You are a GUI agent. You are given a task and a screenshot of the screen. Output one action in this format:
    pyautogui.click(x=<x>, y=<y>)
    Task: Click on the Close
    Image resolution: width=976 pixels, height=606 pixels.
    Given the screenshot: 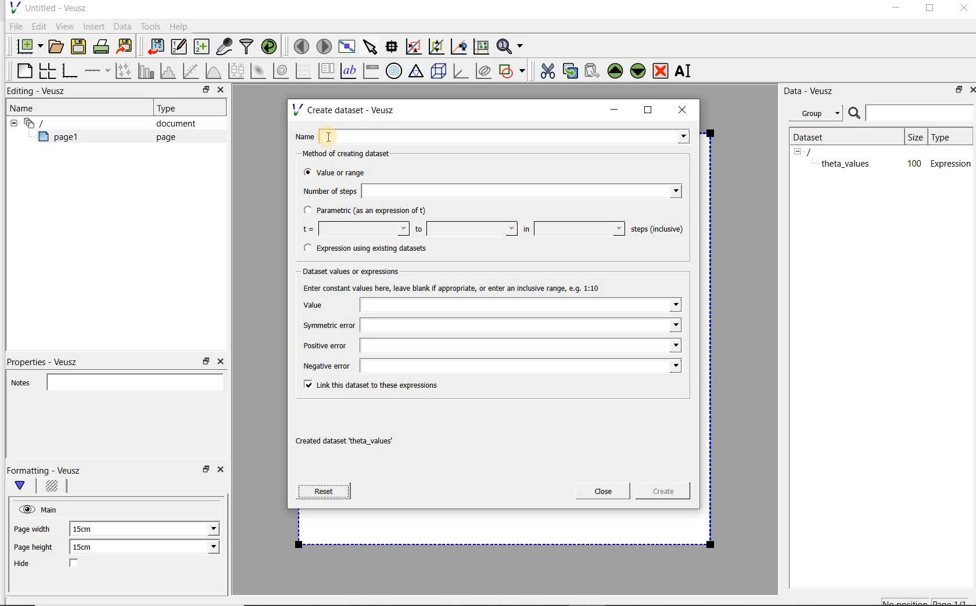 What is the action you would take?
    pyautogui.click(x=603, y=491)
    